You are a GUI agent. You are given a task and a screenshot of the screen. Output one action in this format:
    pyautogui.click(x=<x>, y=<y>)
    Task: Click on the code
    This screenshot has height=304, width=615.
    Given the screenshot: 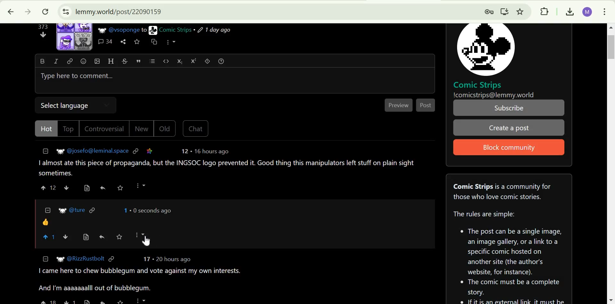 What is the action you would take?
    pyautogui.click(x=166, y=60)
    